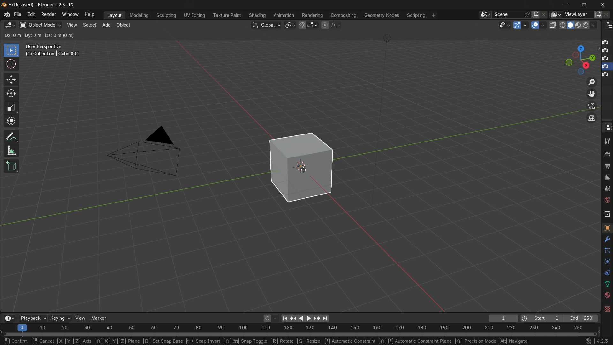 The image size is (613, 345). What do you see at coordinates (555, 14) in the screenshot?
I see `active workspace` at bounding box center [555, 14].